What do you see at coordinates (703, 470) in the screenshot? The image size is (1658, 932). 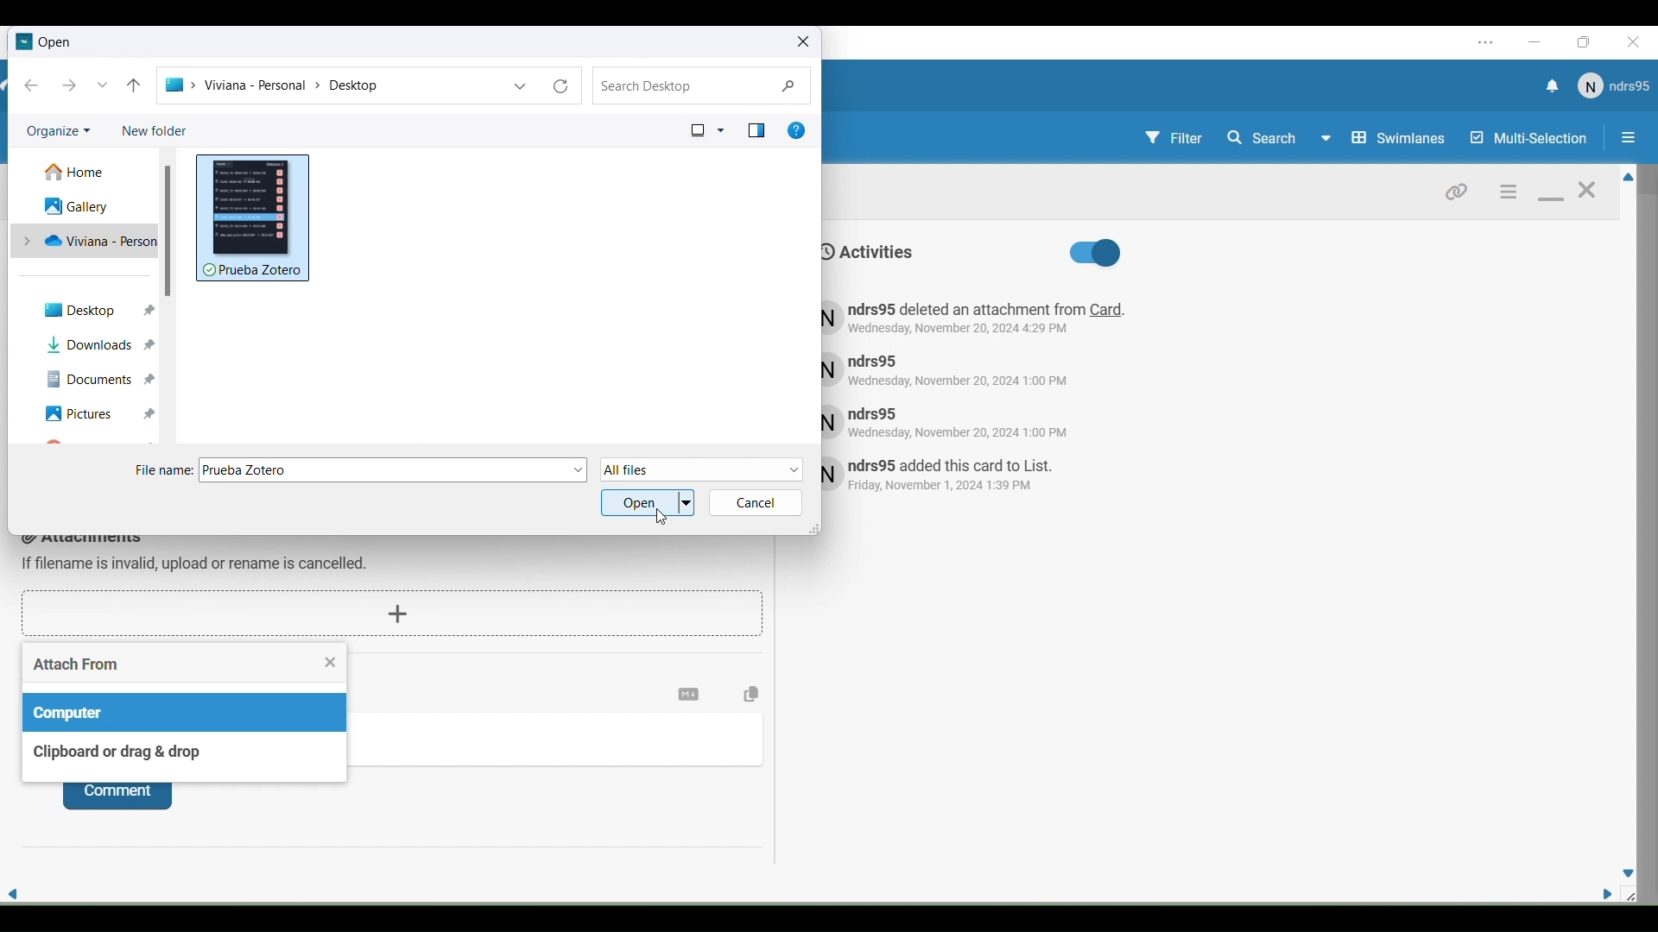 I see `All Files` at bounding box center [703, 470].